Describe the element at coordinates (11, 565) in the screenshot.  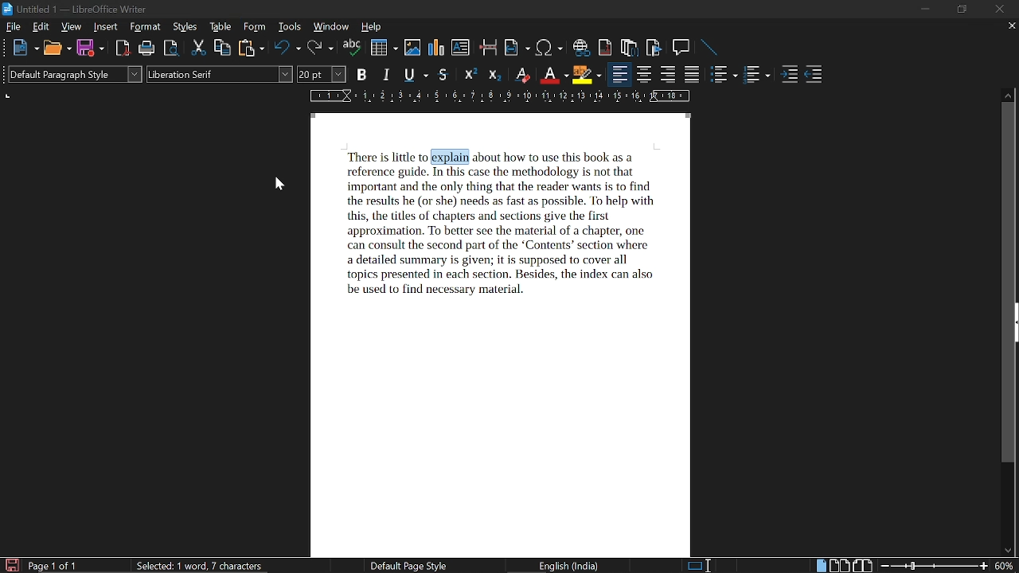
I see `save` at that location.